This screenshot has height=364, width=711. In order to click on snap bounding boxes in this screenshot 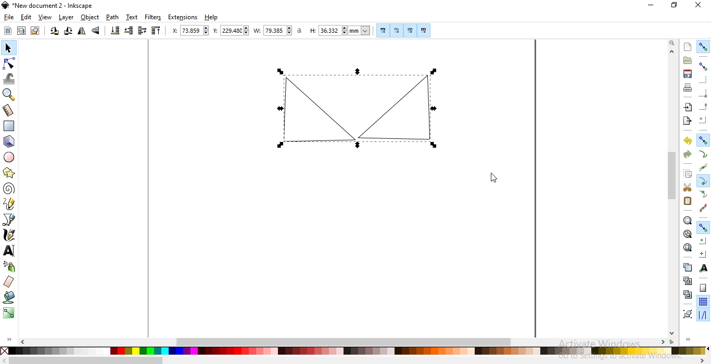, I will do `click(704, 67)`.